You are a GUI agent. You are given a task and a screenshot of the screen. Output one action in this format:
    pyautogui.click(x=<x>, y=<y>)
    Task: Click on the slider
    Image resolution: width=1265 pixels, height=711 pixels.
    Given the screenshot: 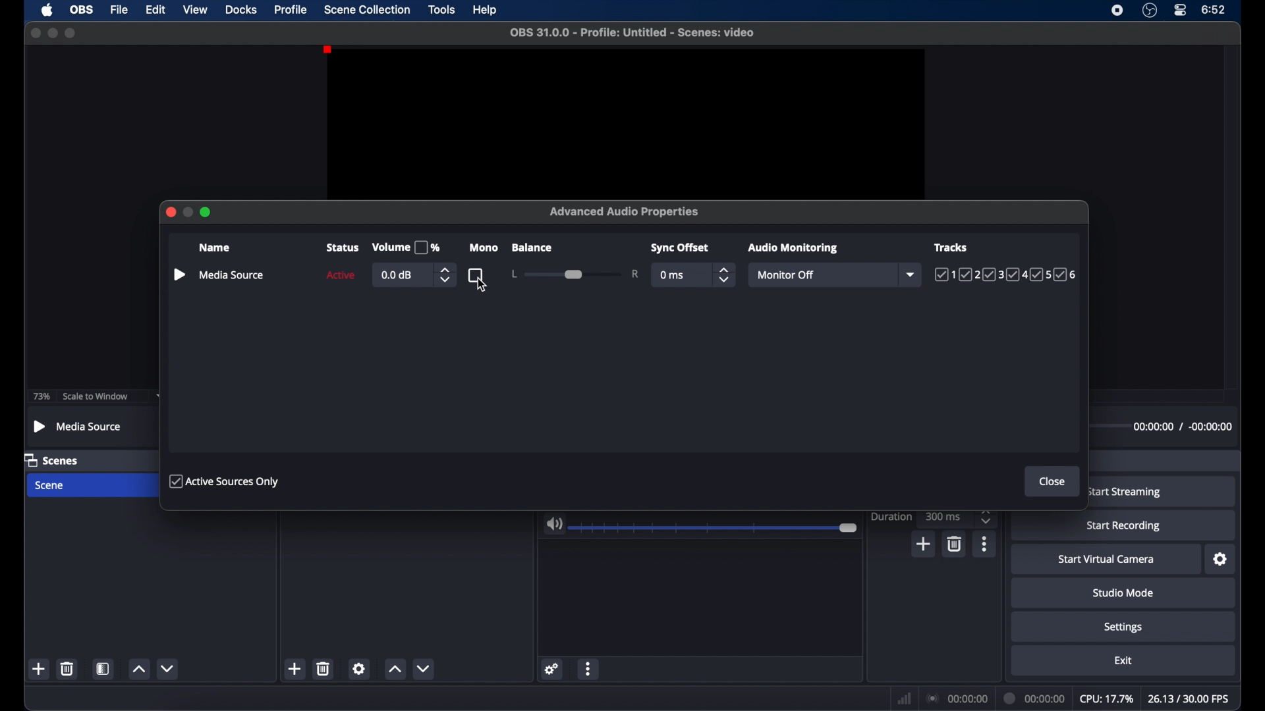 What is the action you would take?
    pyautogui.click(x=576, y=274)
    